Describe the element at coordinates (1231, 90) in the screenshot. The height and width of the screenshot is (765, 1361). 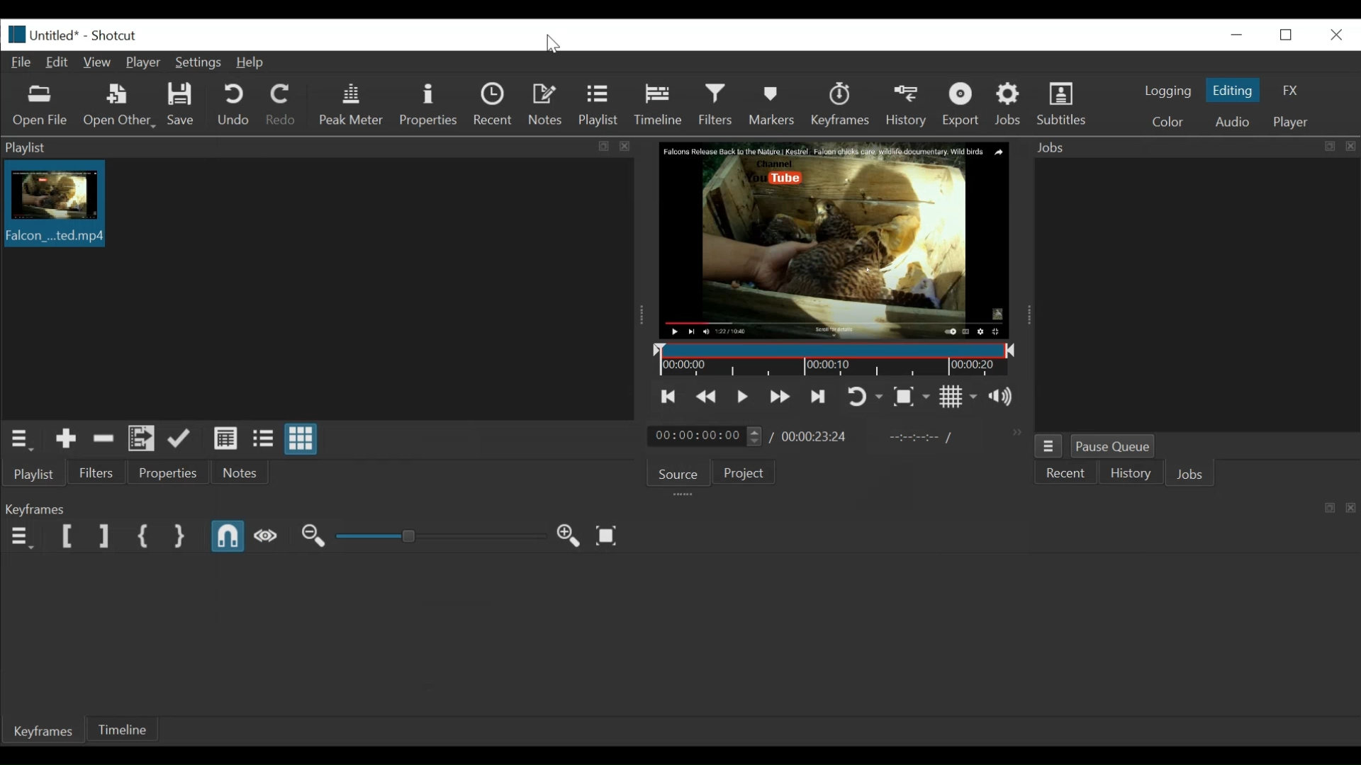
I see `Editing` at that location.